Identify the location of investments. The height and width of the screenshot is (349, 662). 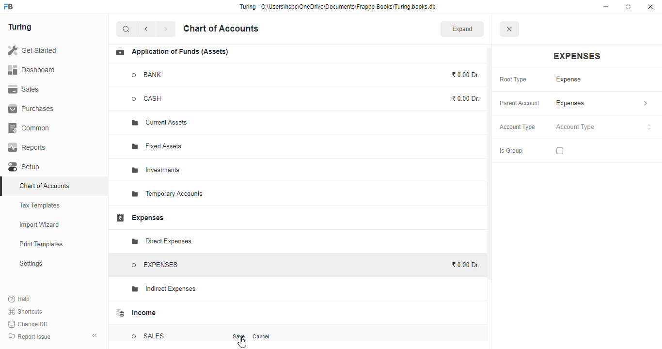
(156, 170).